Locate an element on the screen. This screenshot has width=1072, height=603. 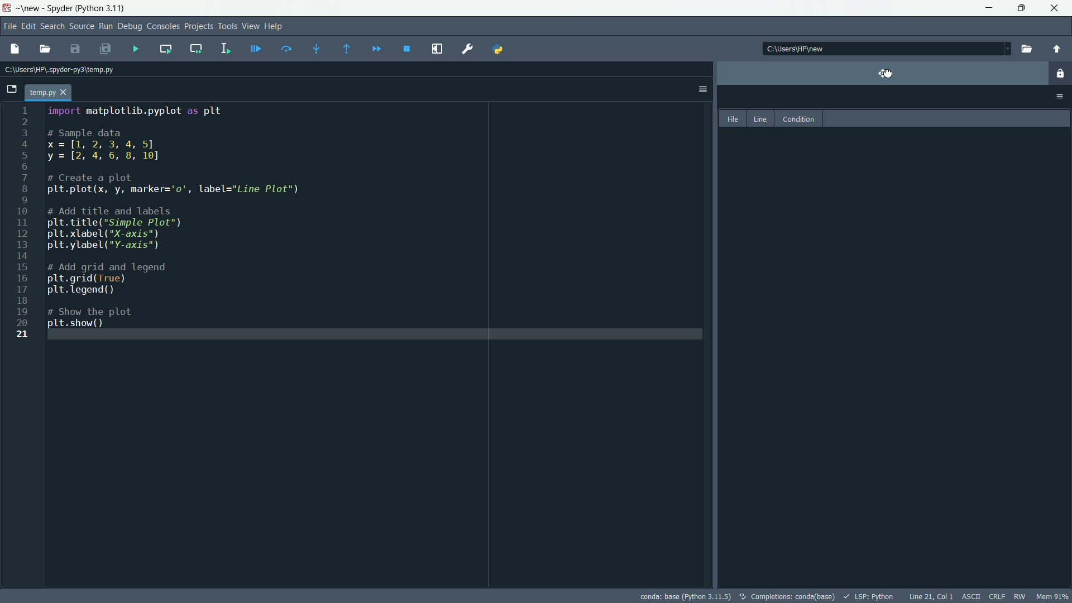
file is located at coordinates (733, 118).